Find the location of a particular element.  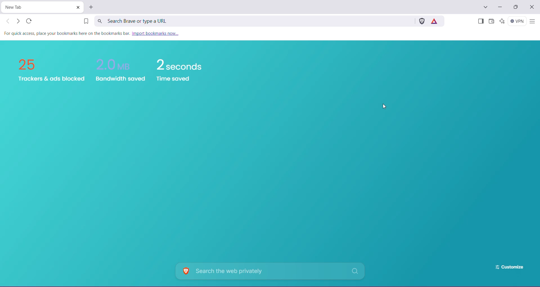

Click to go forward, hold to see history is located at coordinates (18, 21).